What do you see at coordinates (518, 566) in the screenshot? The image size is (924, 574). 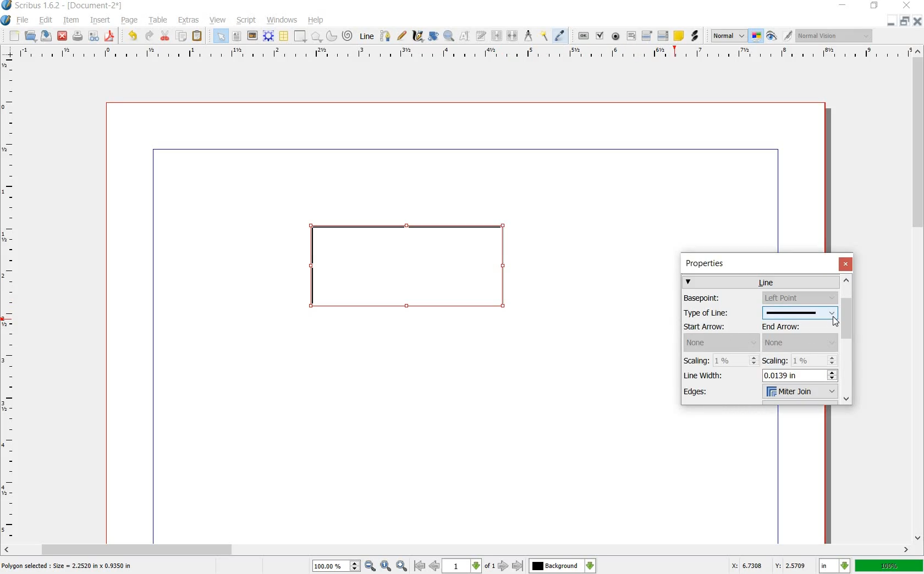 I see `go to last page` at bounding box center [518, 566].